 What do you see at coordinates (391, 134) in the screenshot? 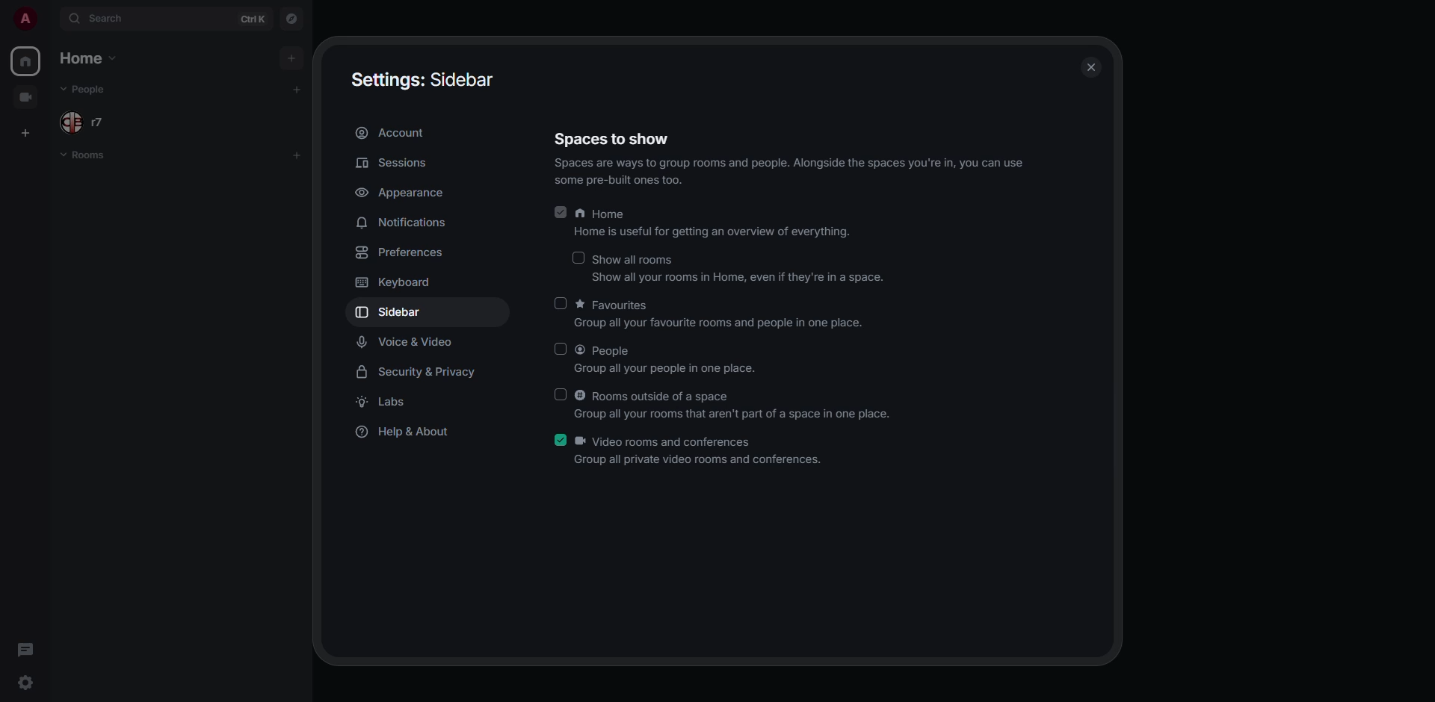
I see `account` at bounding box center [391, 134].